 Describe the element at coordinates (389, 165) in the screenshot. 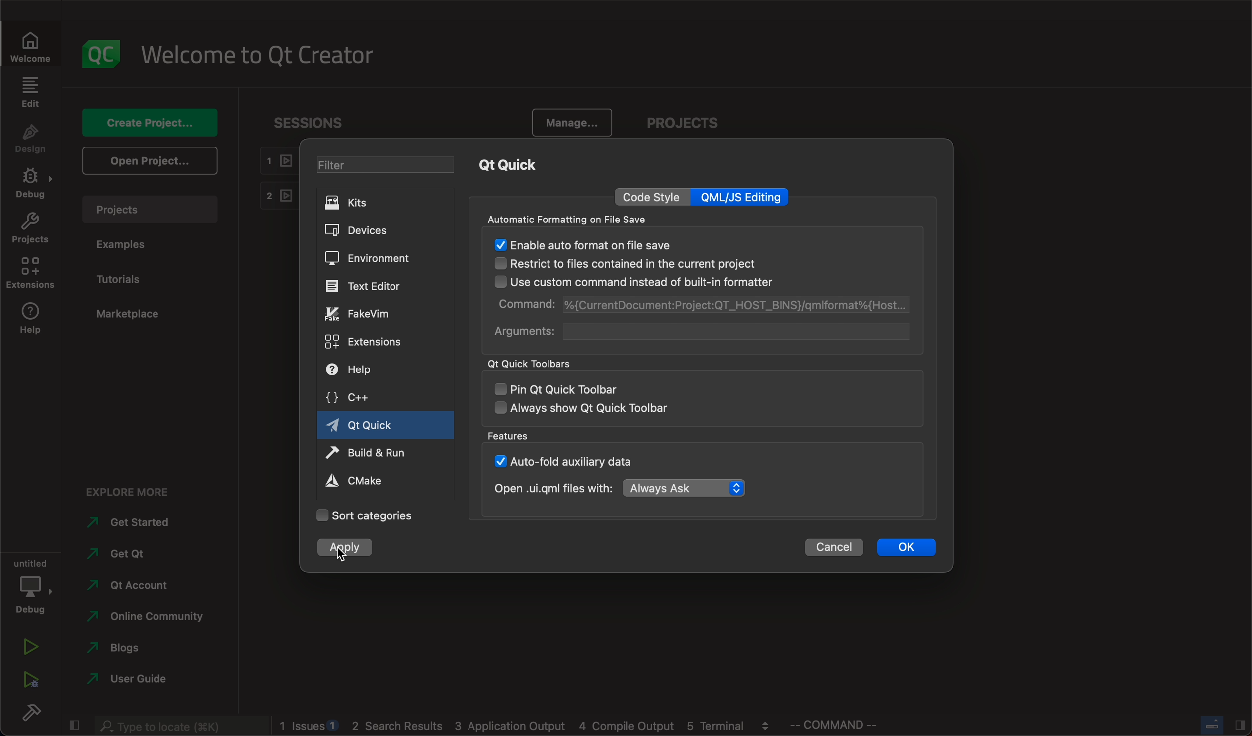

I see `filter` at that location.